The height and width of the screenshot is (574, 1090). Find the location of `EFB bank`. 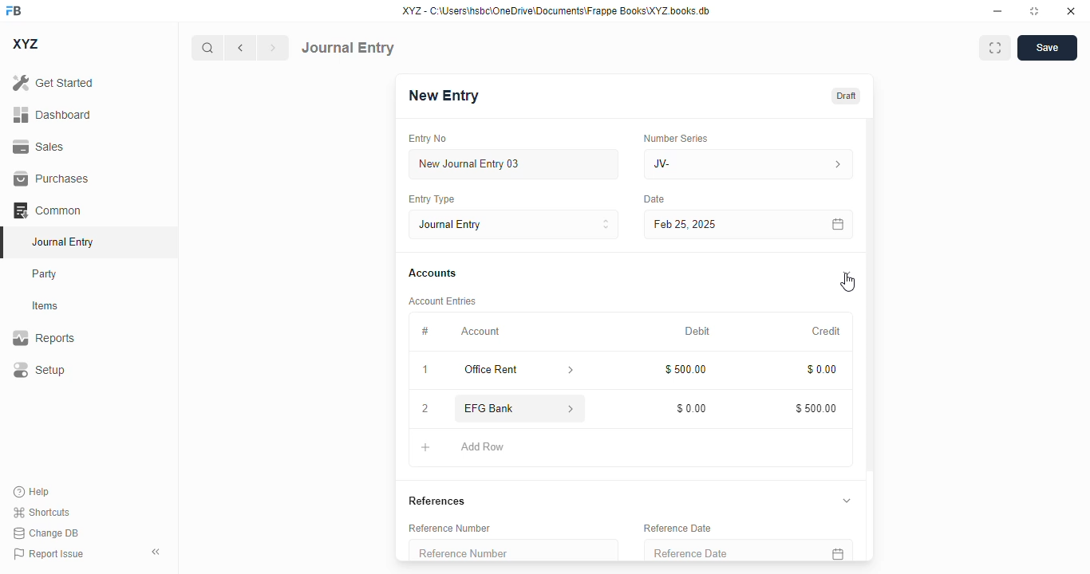

EFB bank is located at coordinates (504, 408).